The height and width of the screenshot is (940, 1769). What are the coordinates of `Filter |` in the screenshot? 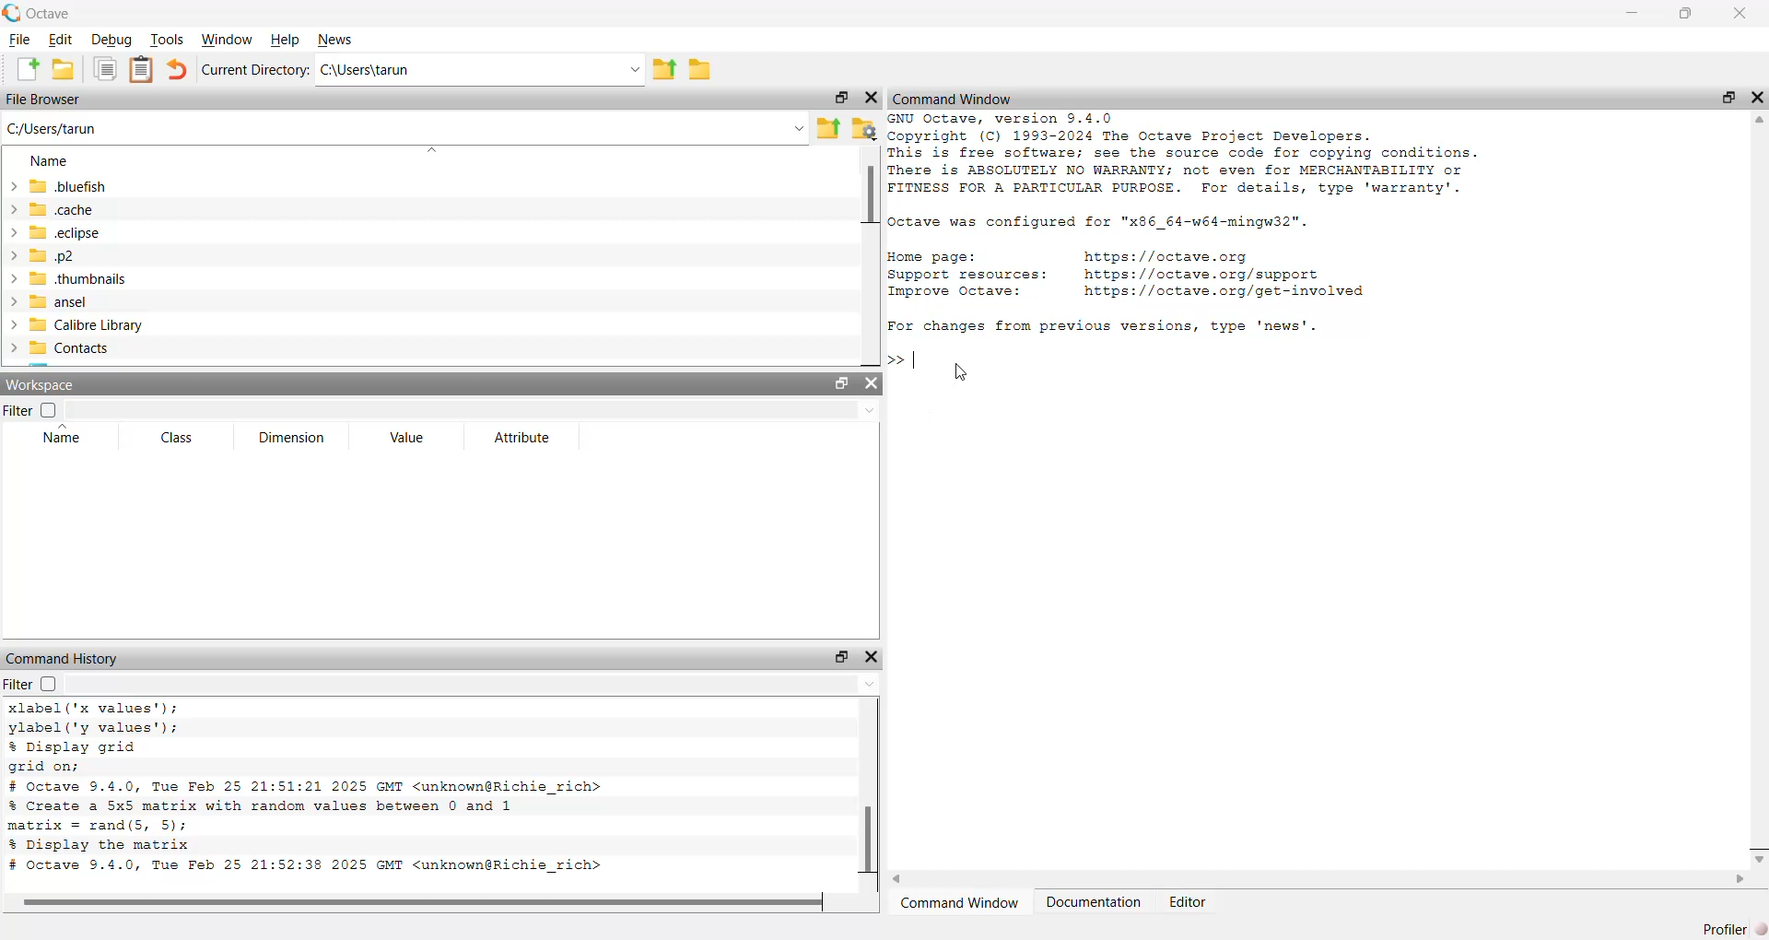 It's located at (24, 412).